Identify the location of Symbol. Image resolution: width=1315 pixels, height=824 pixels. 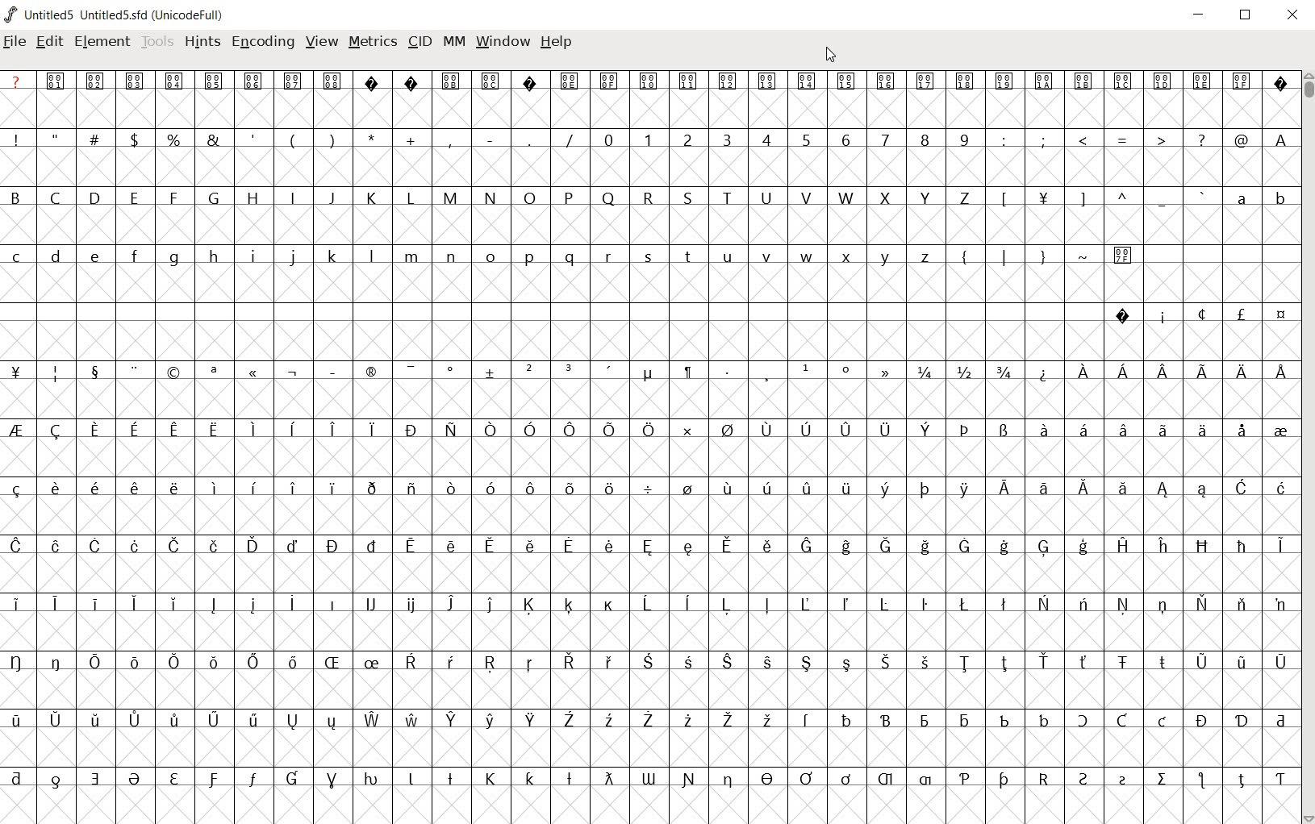
(55, 602).